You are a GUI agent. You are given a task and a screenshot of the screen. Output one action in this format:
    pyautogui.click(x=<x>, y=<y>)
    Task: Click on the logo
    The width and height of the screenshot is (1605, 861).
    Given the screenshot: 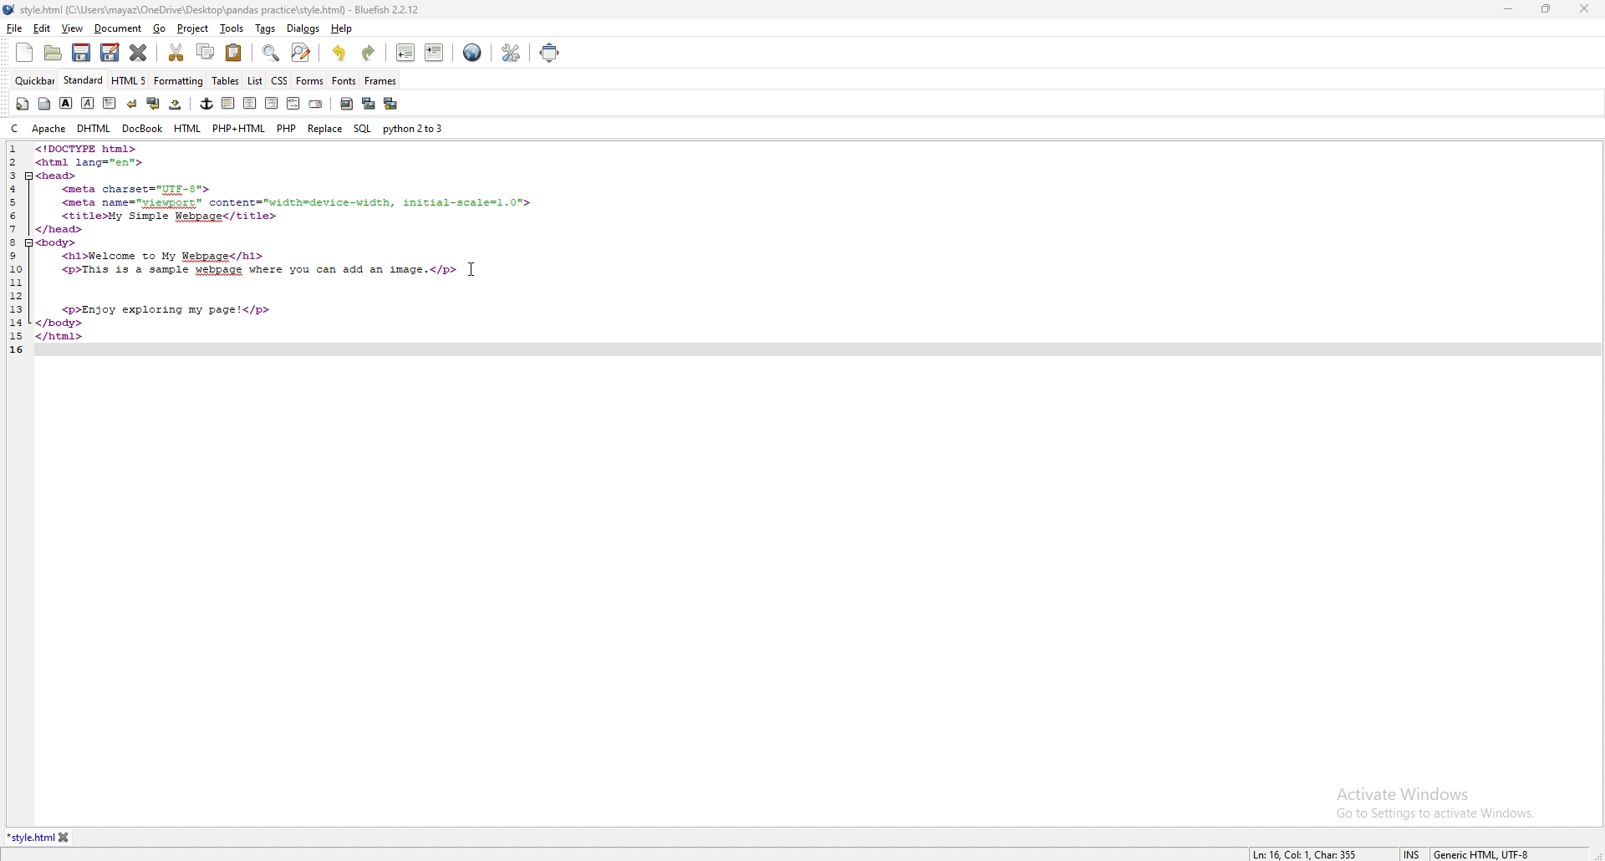 What is the action you would take?
    pyautogui.click(x=12, y=10)
    